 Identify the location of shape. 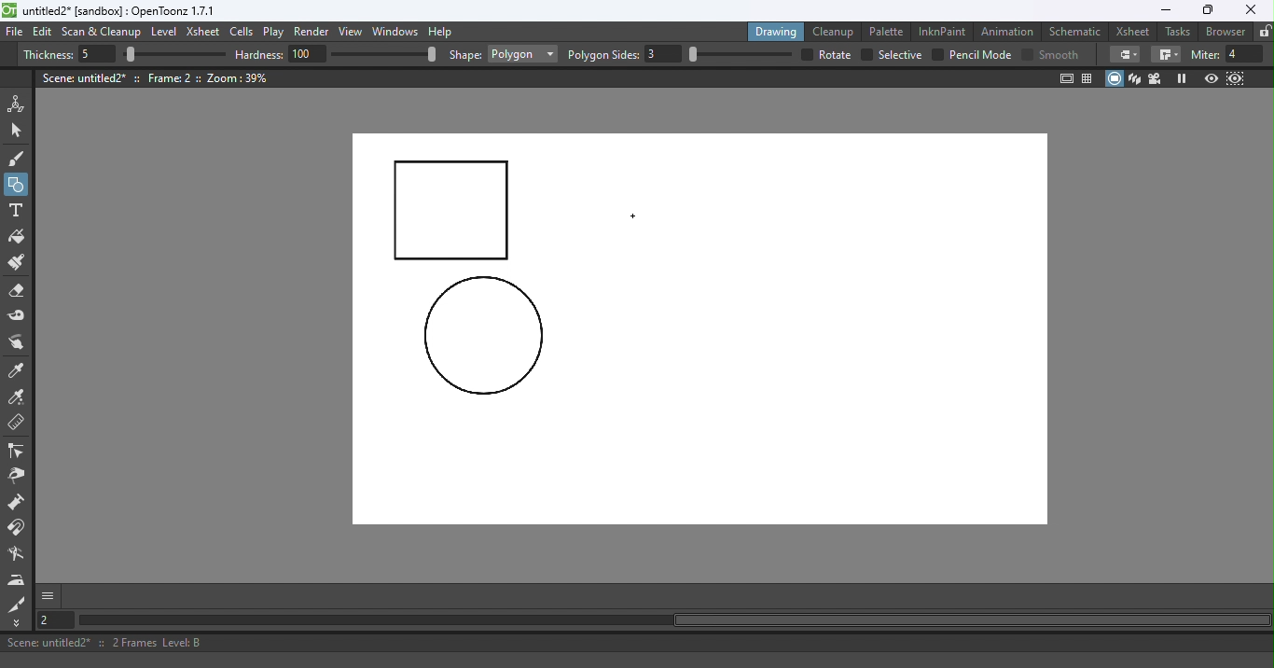
(465, 56).